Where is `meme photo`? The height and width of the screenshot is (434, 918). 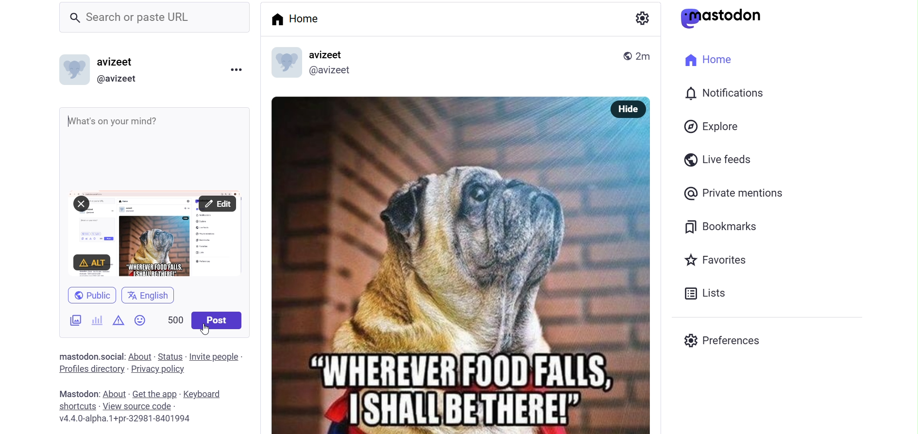
meme photo is located at coordinates (463, 279).